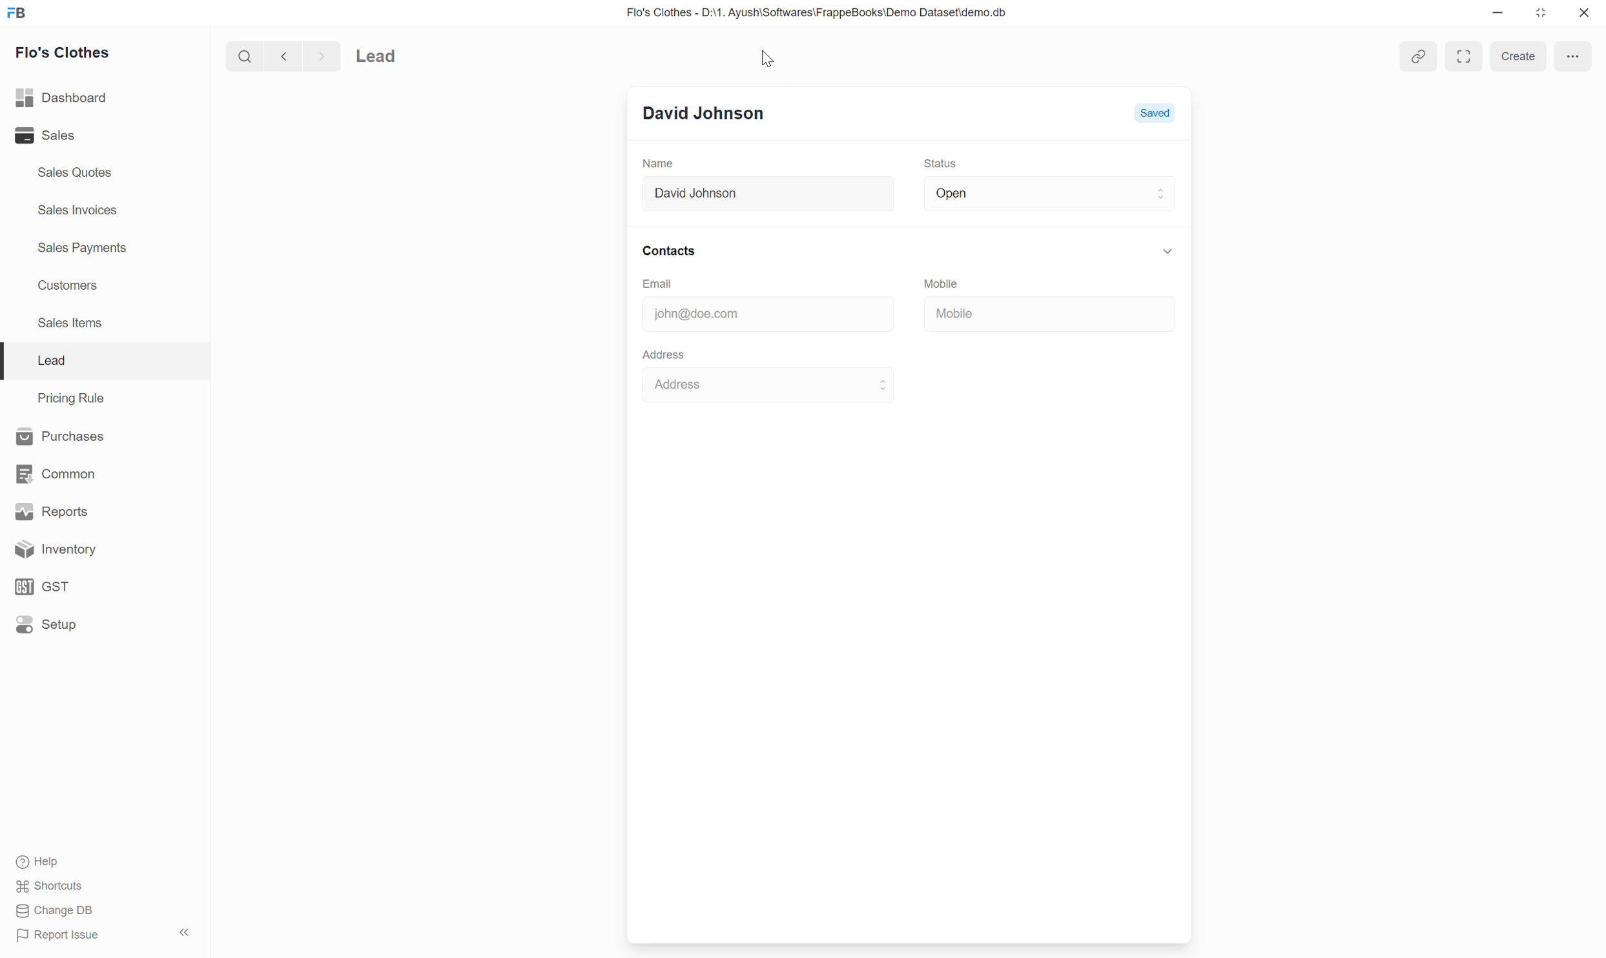  I want to click on attach, so click(1414, 57).